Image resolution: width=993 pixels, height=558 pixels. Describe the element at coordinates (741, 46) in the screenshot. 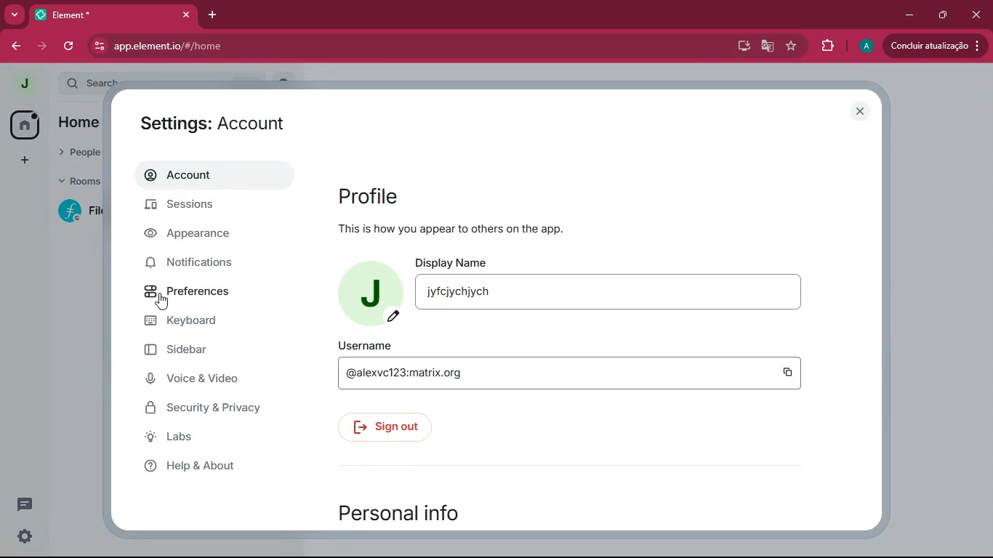

I see `desktop` at that location.